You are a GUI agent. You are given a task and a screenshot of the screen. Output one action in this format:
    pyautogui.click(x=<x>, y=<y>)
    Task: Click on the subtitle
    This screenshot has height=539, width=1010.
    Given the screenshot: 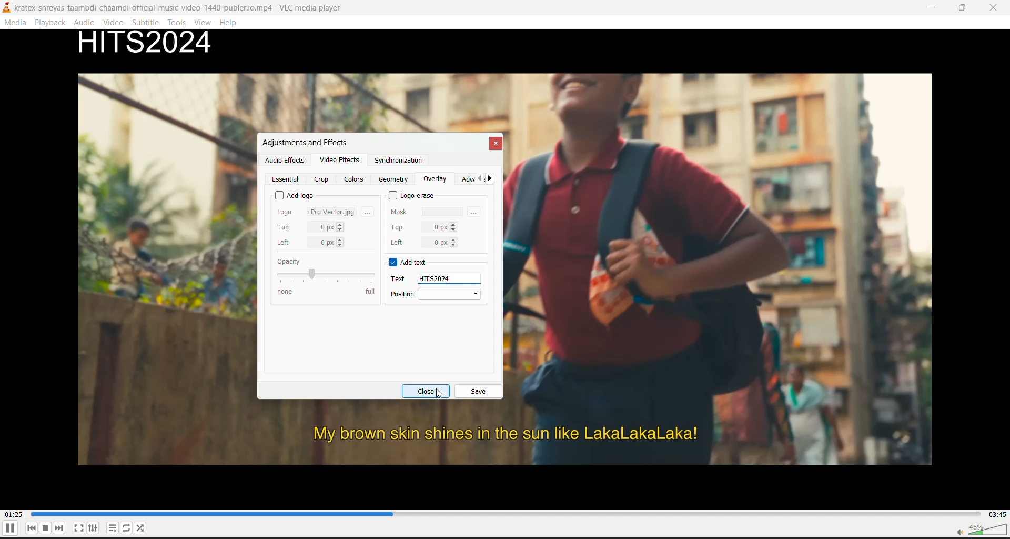 What is the action you would take?
    pyautogui.click(x=147, y=23)
    